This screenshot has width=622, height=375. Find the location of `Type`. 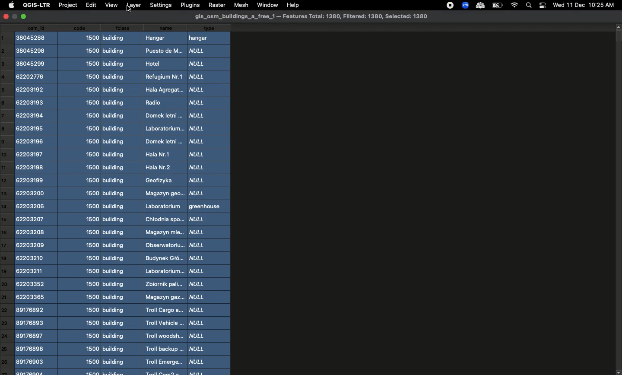

Type is located at coordinates (210, 199).